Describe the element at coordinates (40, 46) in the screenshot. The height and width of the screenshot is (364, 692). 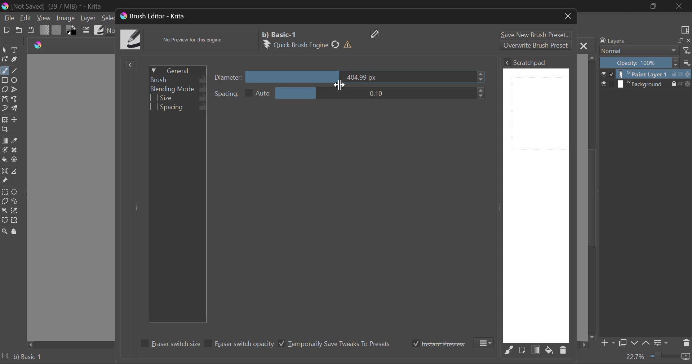
I see `logo` at that location.